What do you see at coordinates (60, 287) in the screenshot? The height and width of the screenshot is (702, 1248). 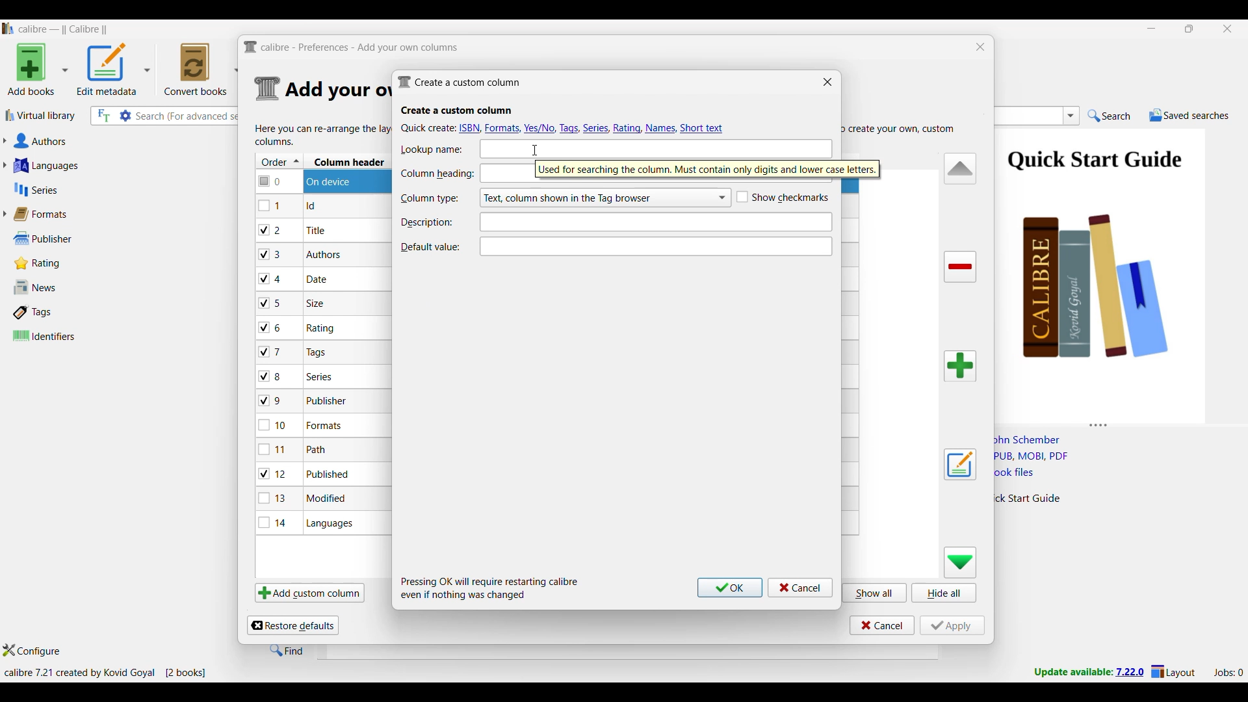 I see `News` at bounding box center [60, 287].